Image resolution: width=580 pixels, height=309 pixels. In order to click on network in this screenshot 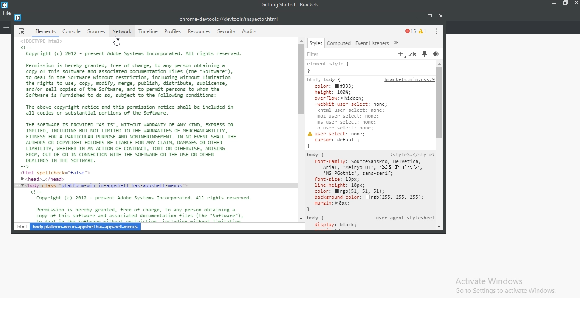, I will do `click(124, 31)`.